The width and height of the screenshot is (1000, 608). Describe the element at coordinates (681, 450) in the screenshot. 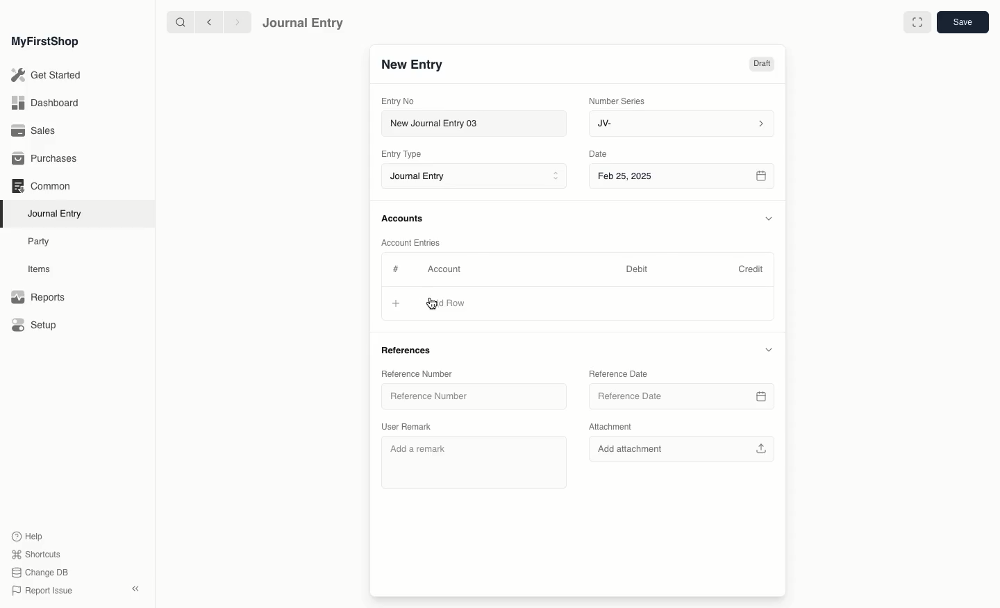

I see `Add attachment` at that location.